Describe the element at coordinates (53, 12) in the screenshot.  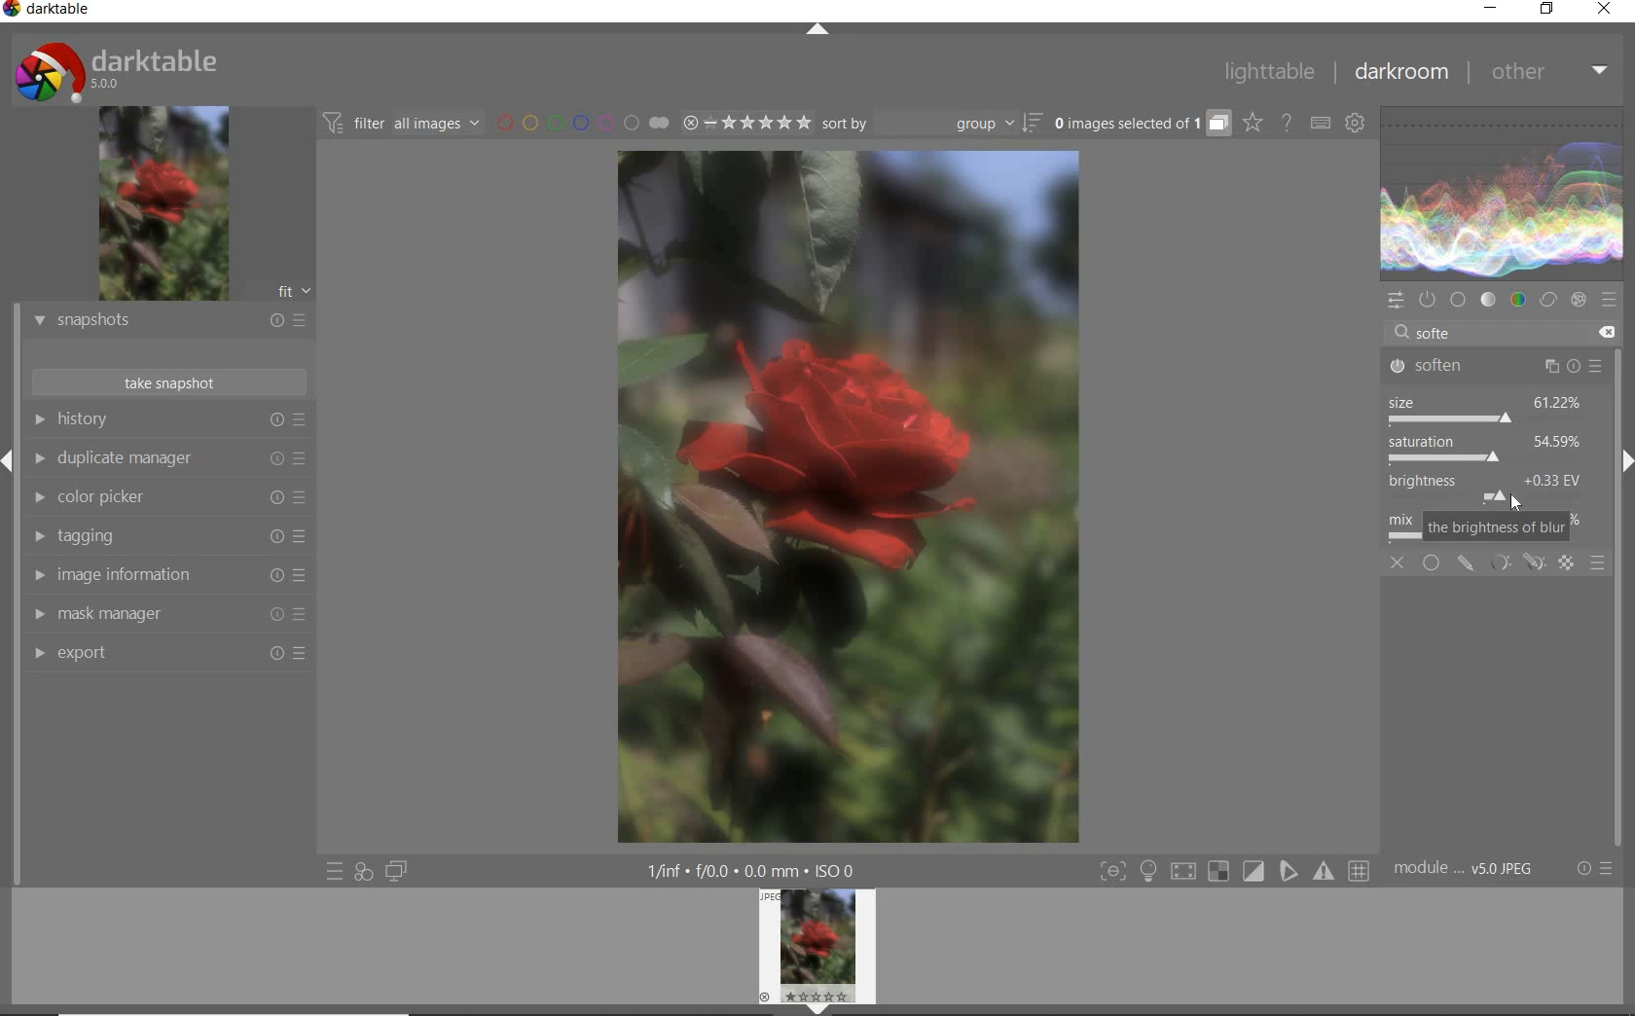
I see `system name` at that location.